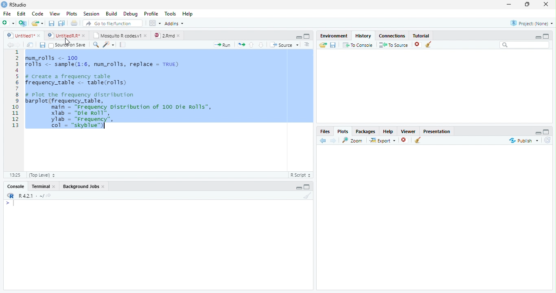  Describe the element at coordinates (157, 245) in the screenshot. I see `Console` at that location.